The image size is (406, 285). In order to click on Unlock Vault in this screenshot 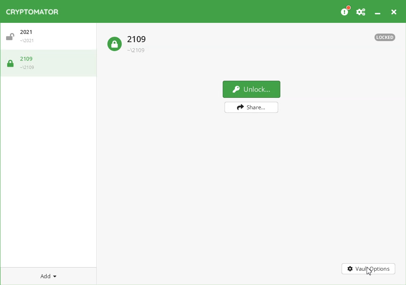, I will do `click(50, 38)`.